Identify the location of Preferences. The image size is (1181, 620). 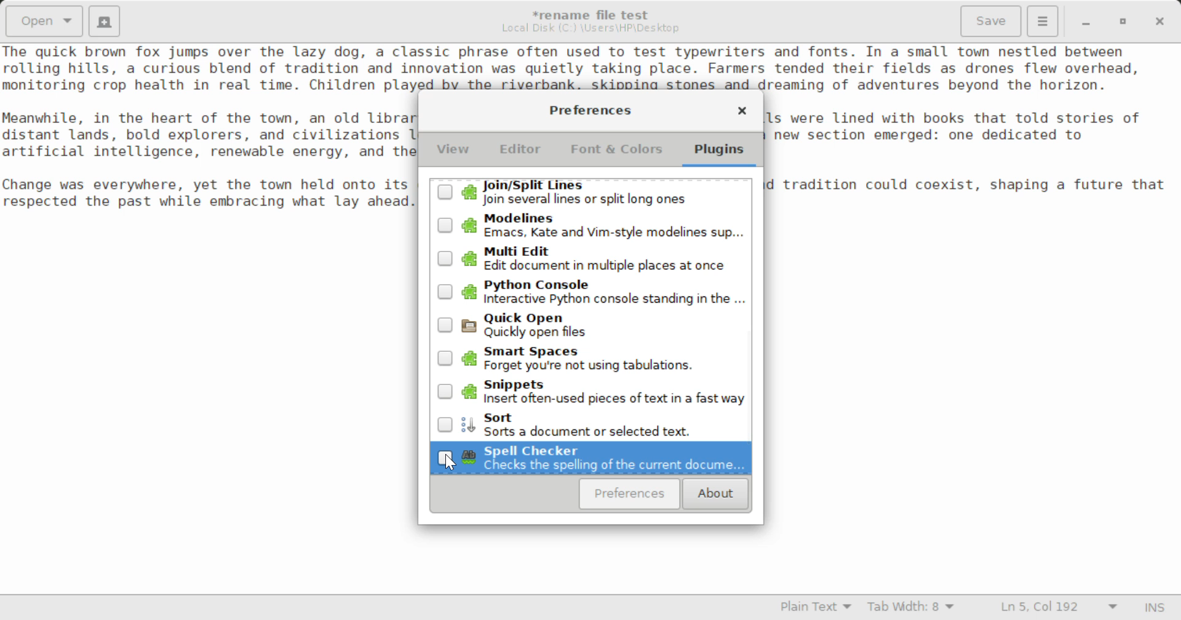
(630, 494).